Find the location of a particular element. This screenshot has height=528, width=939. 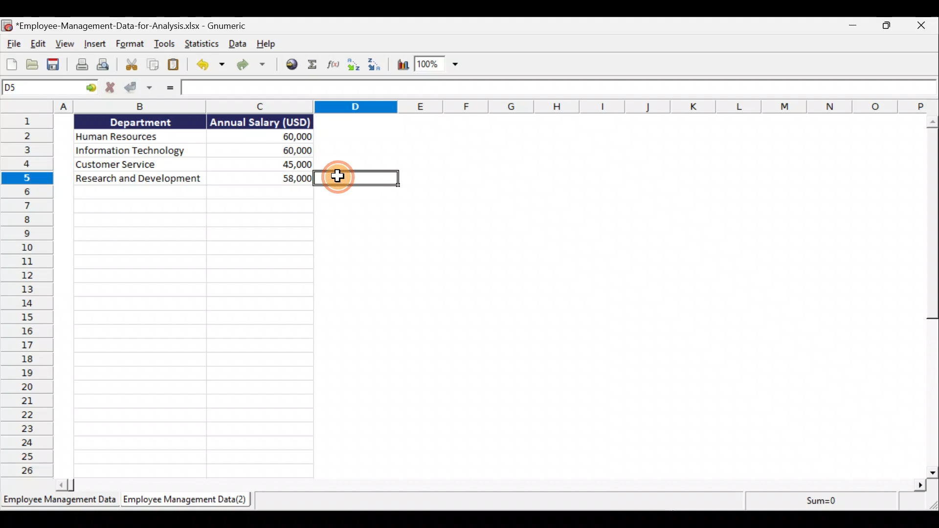

Copy selection is located at coordinates (151, 65).